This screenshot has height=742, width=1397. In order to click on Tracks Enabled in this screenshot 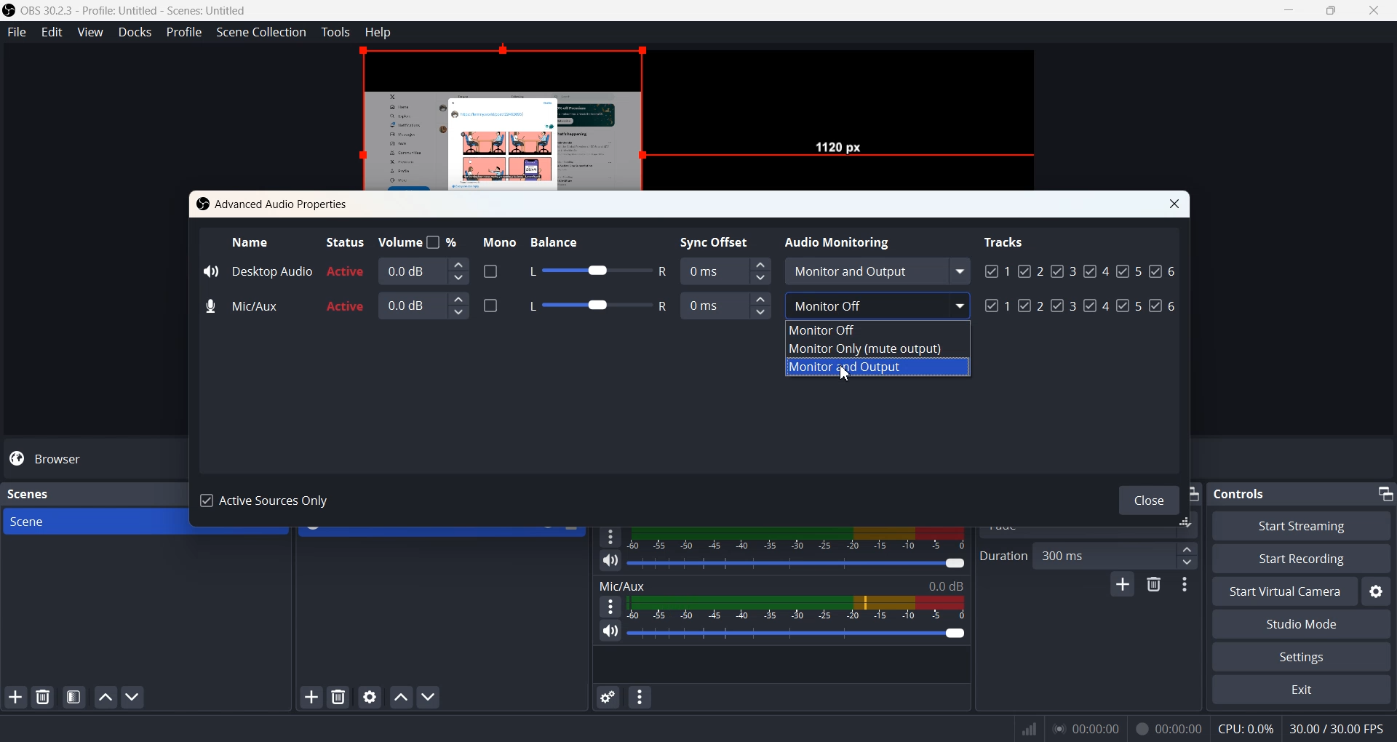, I will do `click(1080, 286)`.